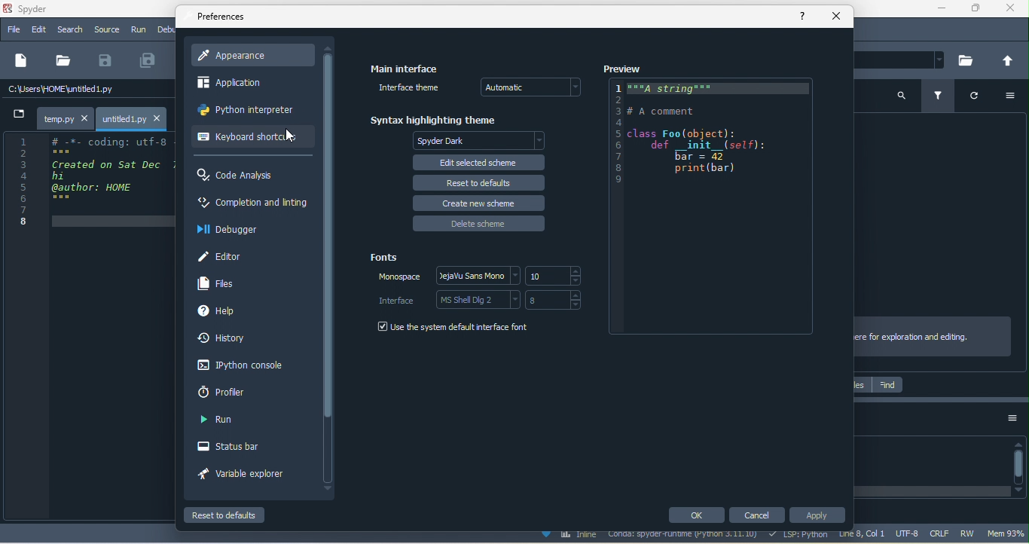 Image resolution: width=1029 pixels, height=544 pixels. What do you see at coordinates (969, 60) in the screenshot?
I see `browse` at bounding box center [969, 60].